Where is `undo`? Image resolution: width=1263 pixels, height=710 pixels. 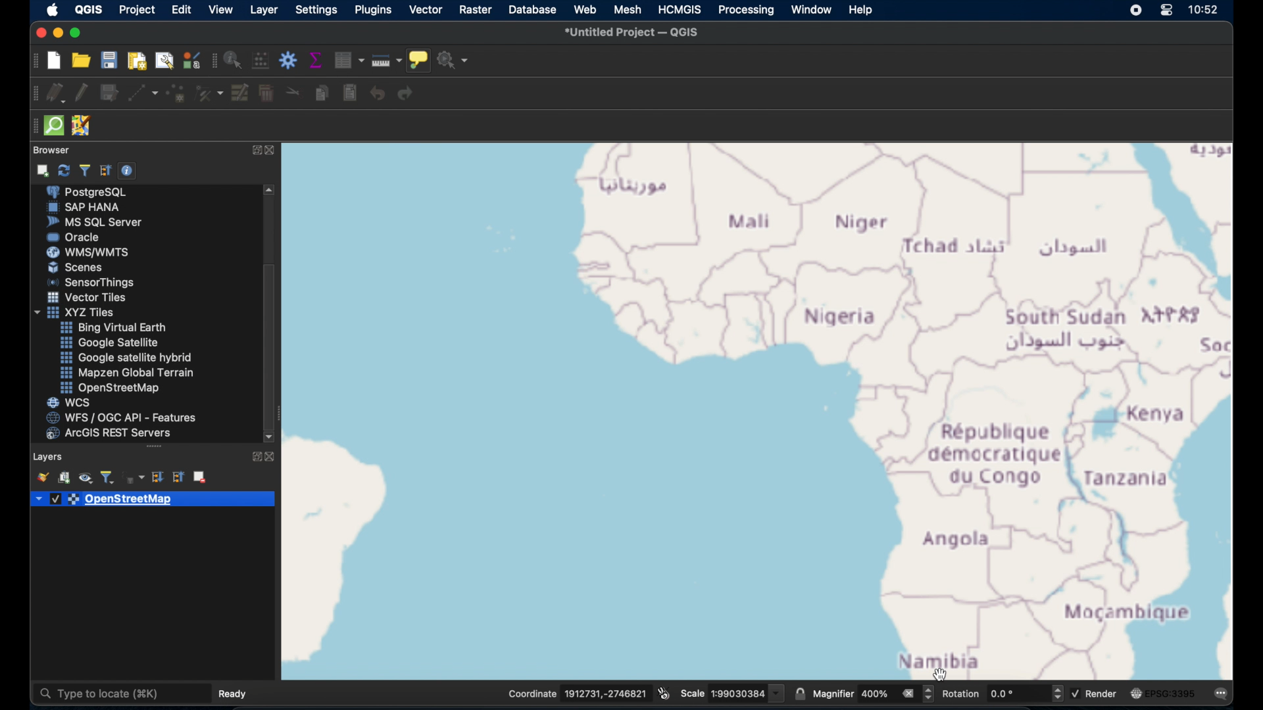
undo is located at coordinates (376, 95).